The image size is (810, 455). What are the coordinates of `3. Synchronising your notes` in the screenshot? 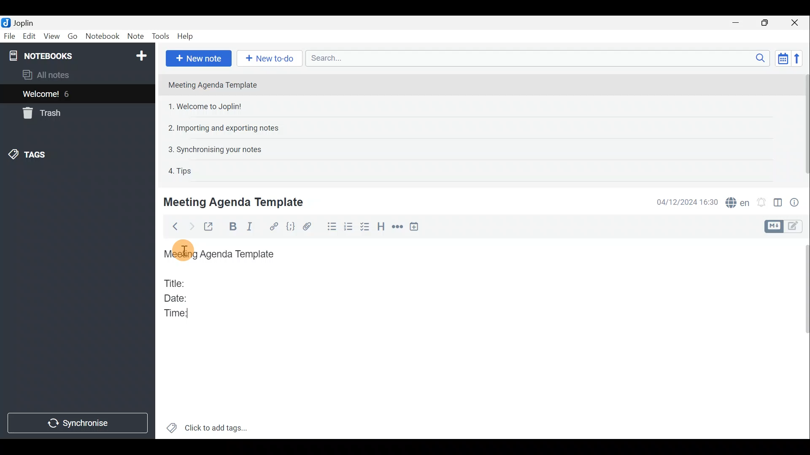 It's located at (215, 149).